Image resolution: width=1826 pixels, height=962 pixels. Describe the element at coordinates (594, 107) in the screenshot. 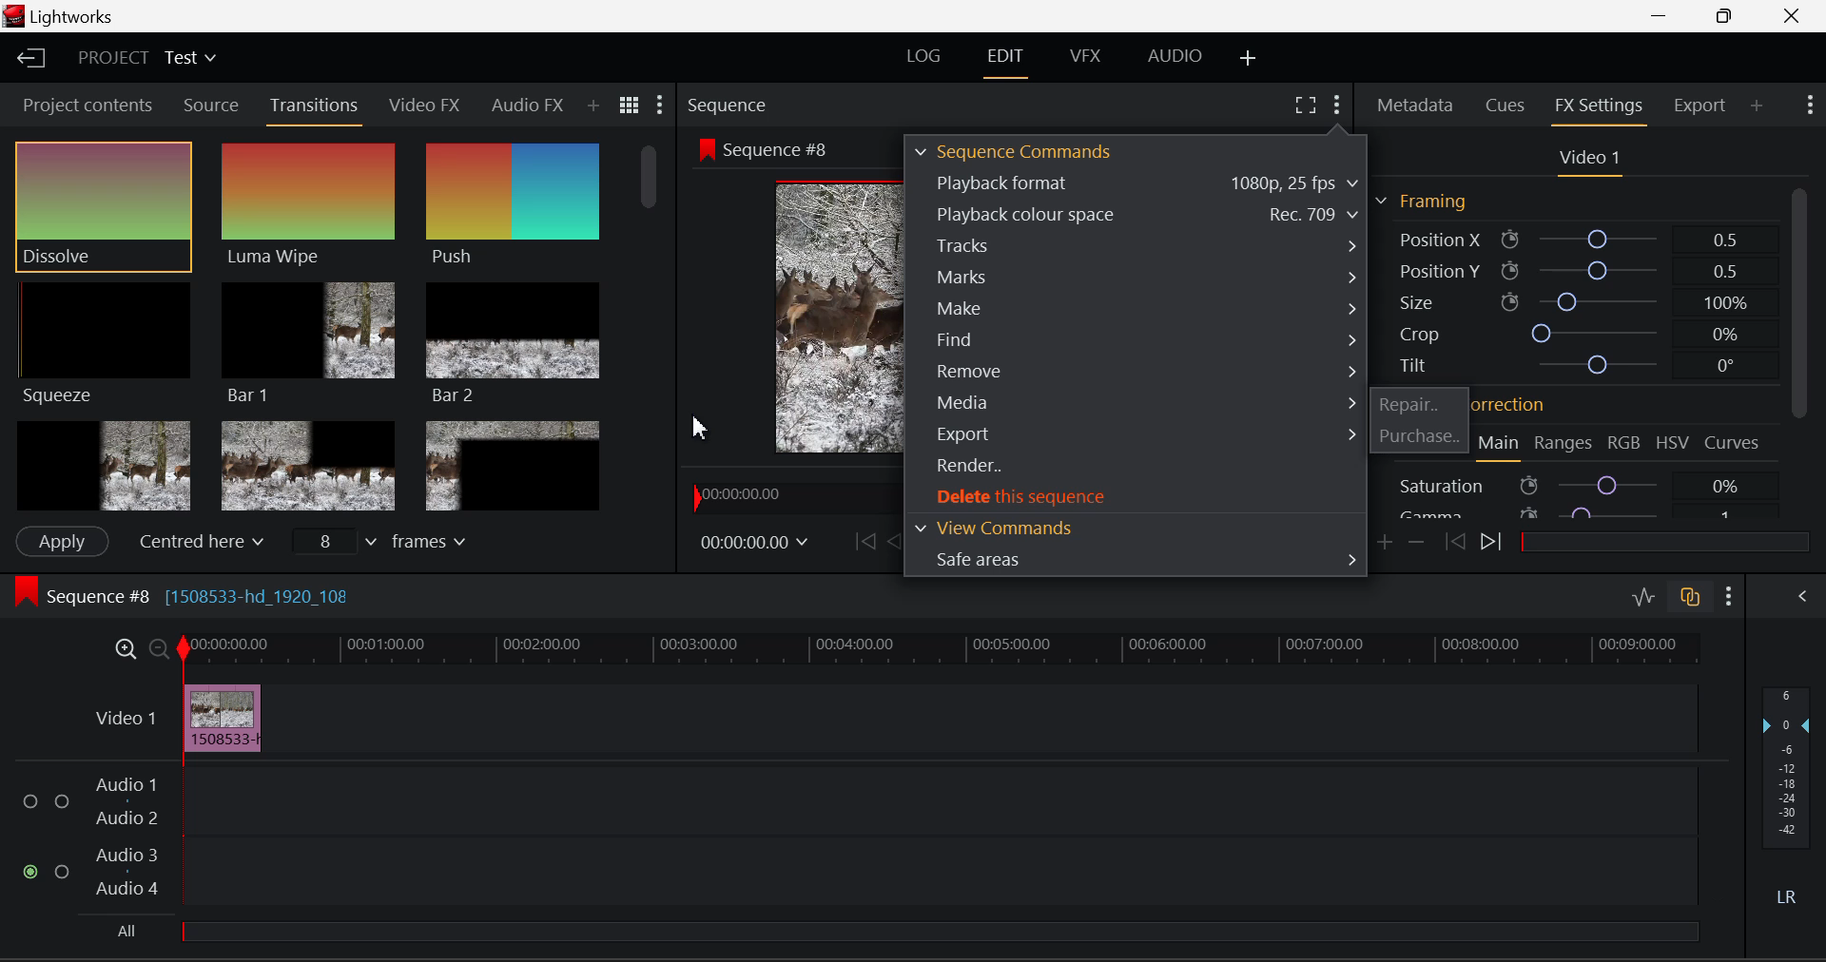

I see `Add Panel` at that location.